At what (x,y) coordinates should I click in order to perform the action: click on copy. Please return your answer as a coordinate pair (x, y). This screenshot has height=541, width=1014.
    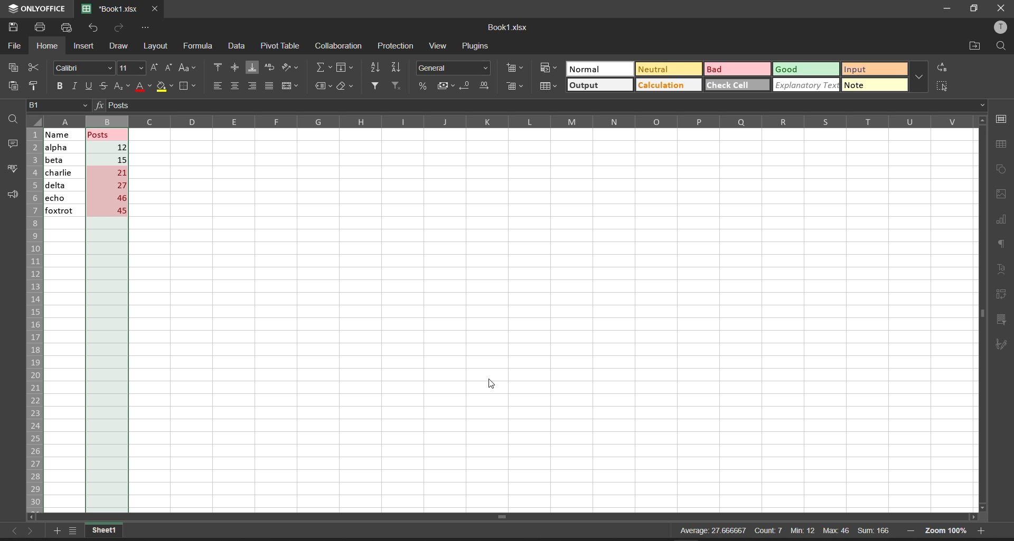
    Looking at the image, I should click on (10, 68).